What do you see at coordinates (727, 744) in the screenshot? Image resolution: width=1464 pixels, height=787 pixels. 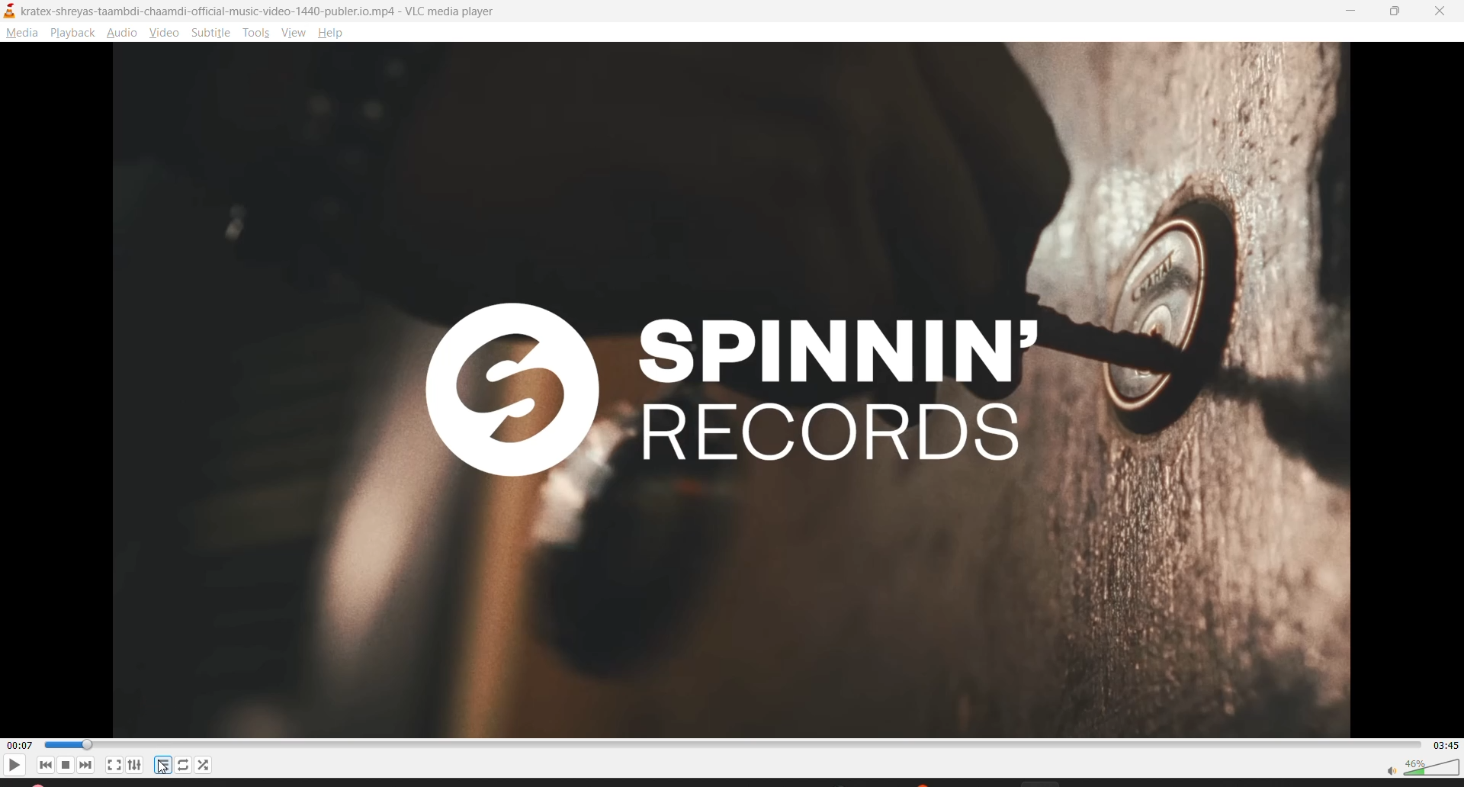 I see `track slider` at bounding box center [727, 744].